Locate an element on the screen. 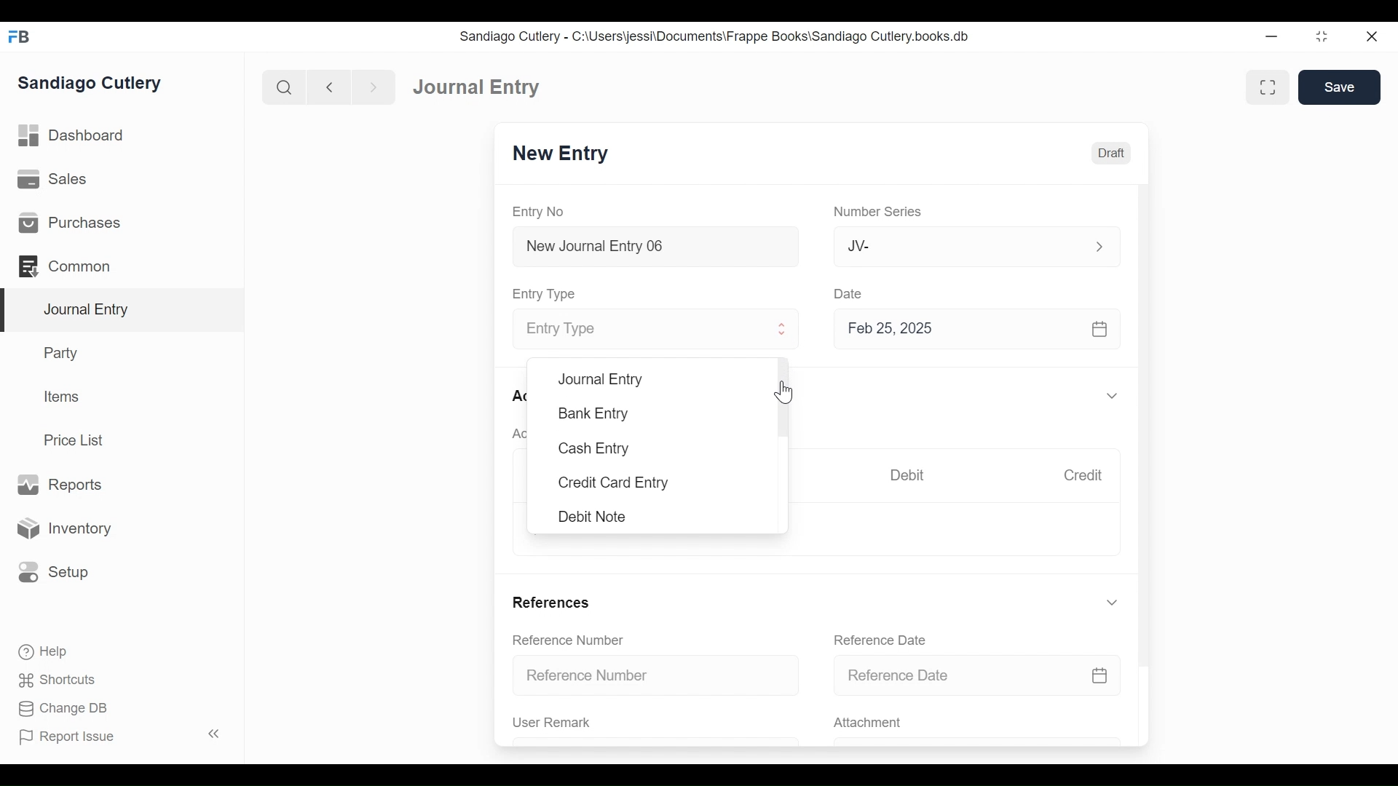 Image resolution: width=1398 pixels, height=786 pixels. Save is located at coordinates (1339, 87).